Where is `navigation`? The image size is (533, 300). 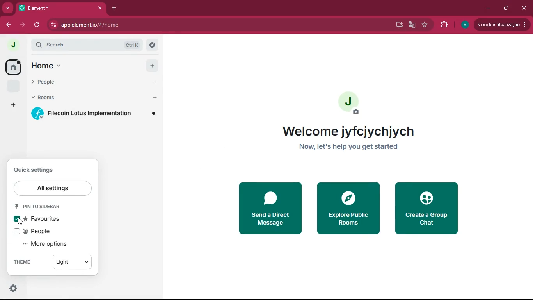
navigation is located at coordinates (425, 25).